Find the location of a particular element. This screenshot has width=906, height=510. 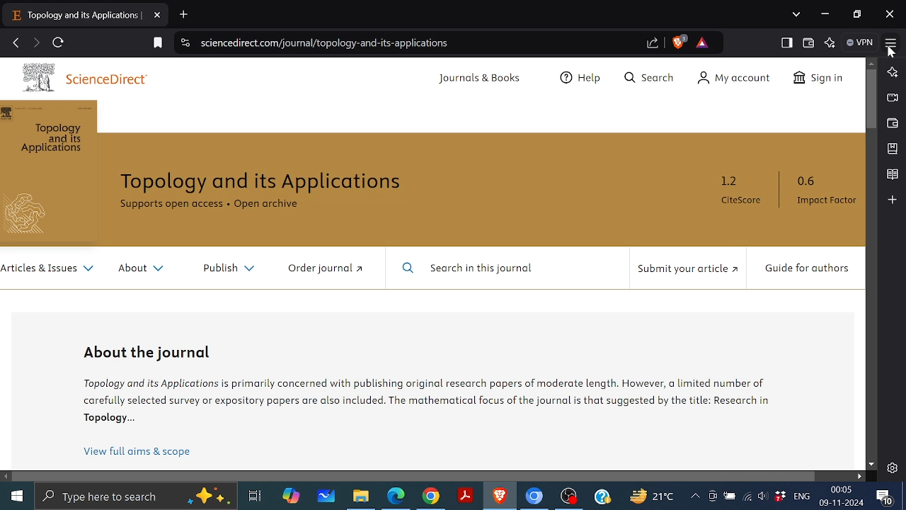

Journals & Books is located at coordinates (486, 78).